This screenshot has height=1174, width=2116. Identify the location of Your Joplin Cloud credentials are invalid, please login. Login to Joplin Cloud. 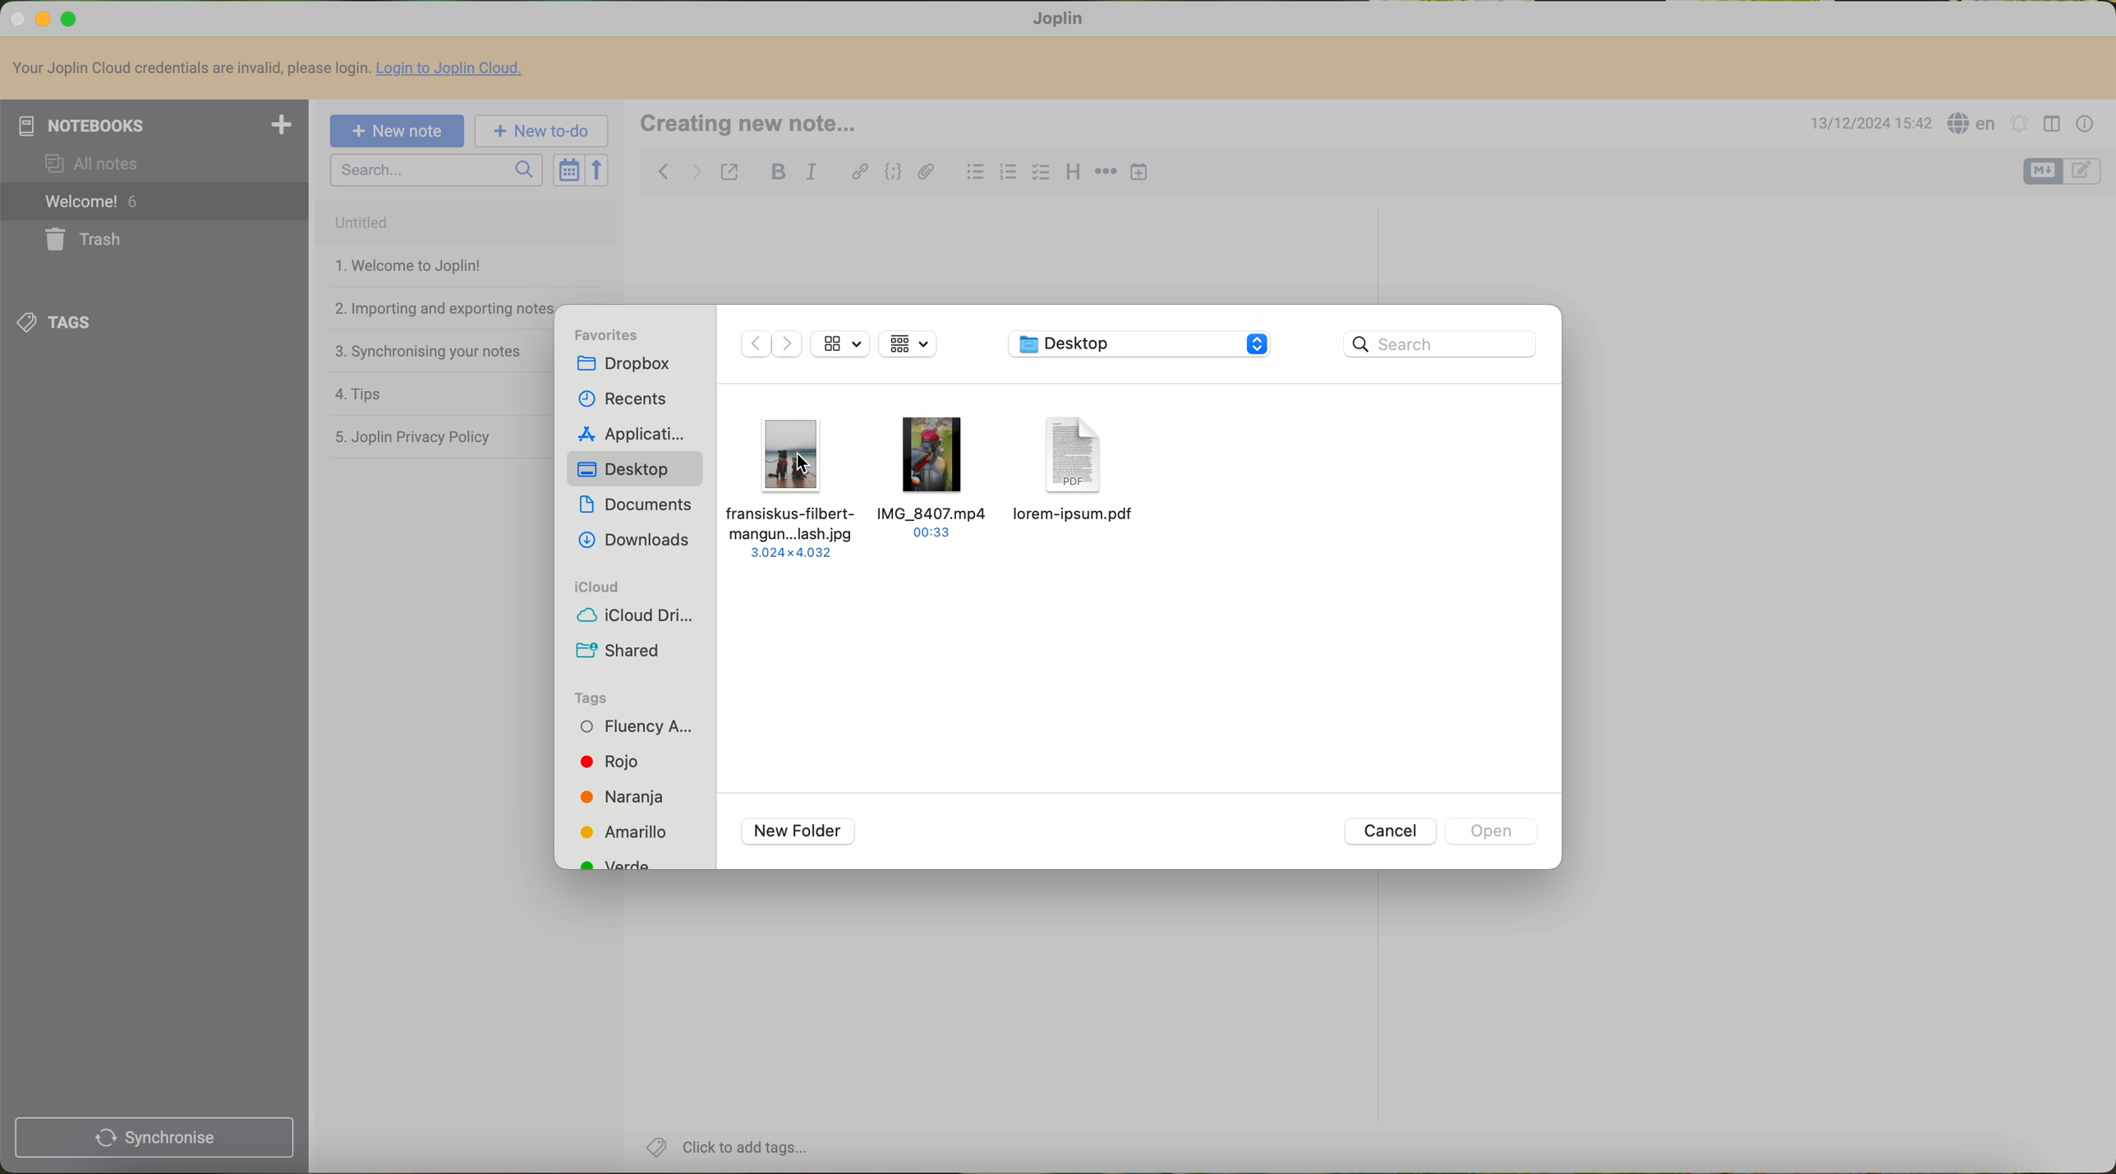
(275, 70).